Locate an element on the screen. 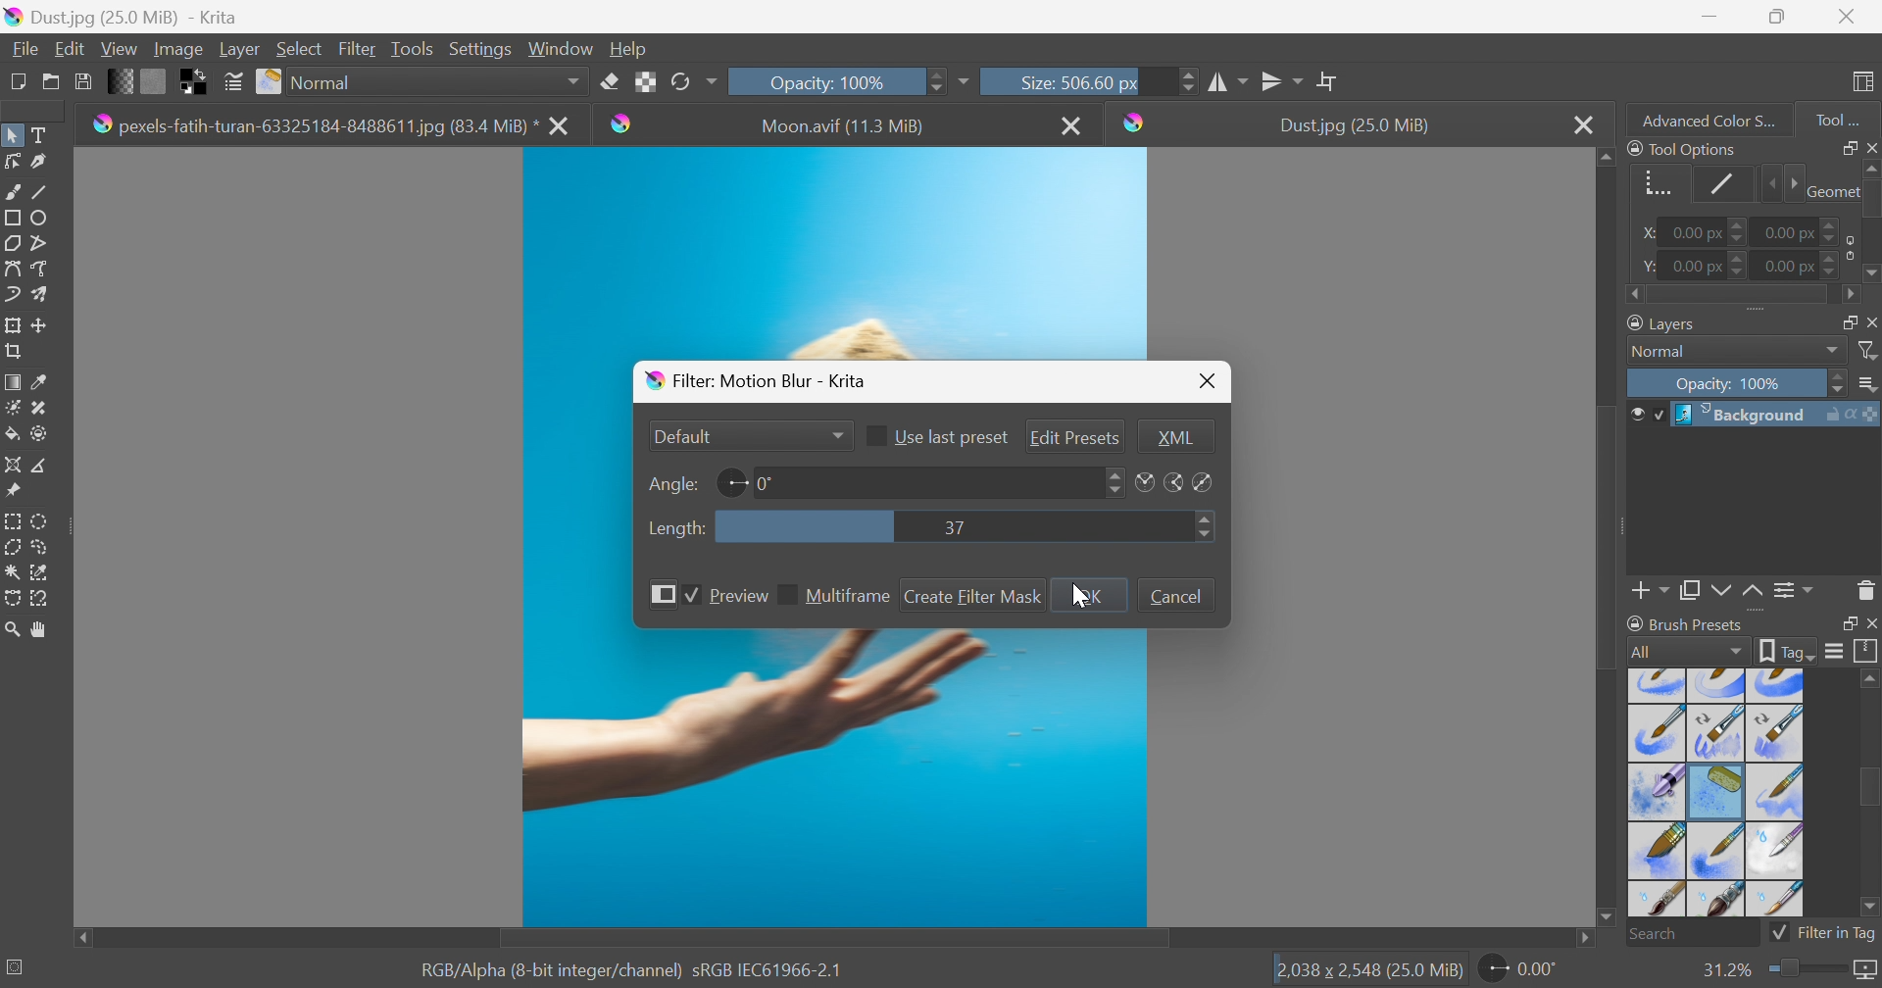 This screenshot has width=1882, height=988. Fill gradients is located at coordinates (122, 79).